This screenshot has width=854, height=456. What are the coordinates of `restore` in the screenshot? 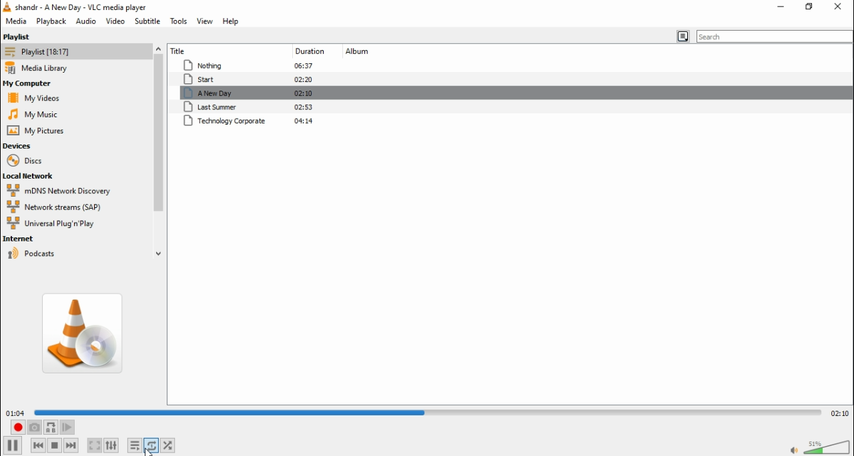 It's located at (807, 7).